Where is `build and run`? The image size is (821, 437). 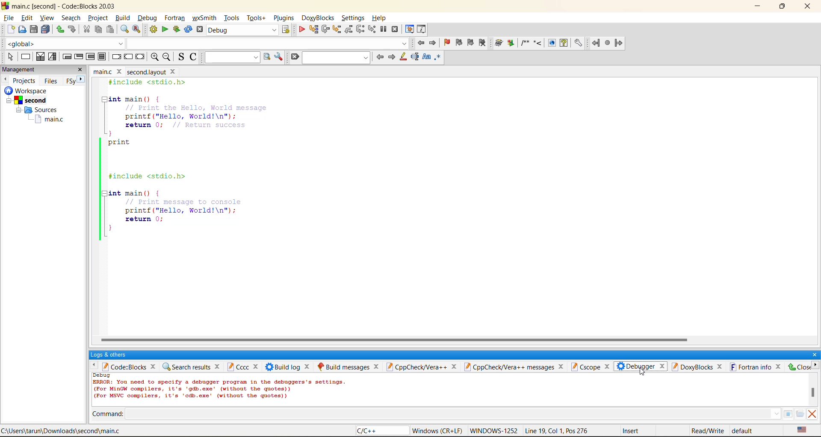 build and run is located at coordinates (177, 30).